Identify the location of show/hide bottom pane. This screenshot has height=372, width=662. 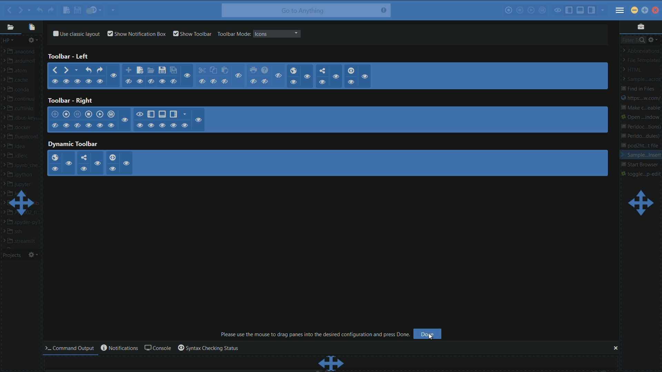
(581, 10).